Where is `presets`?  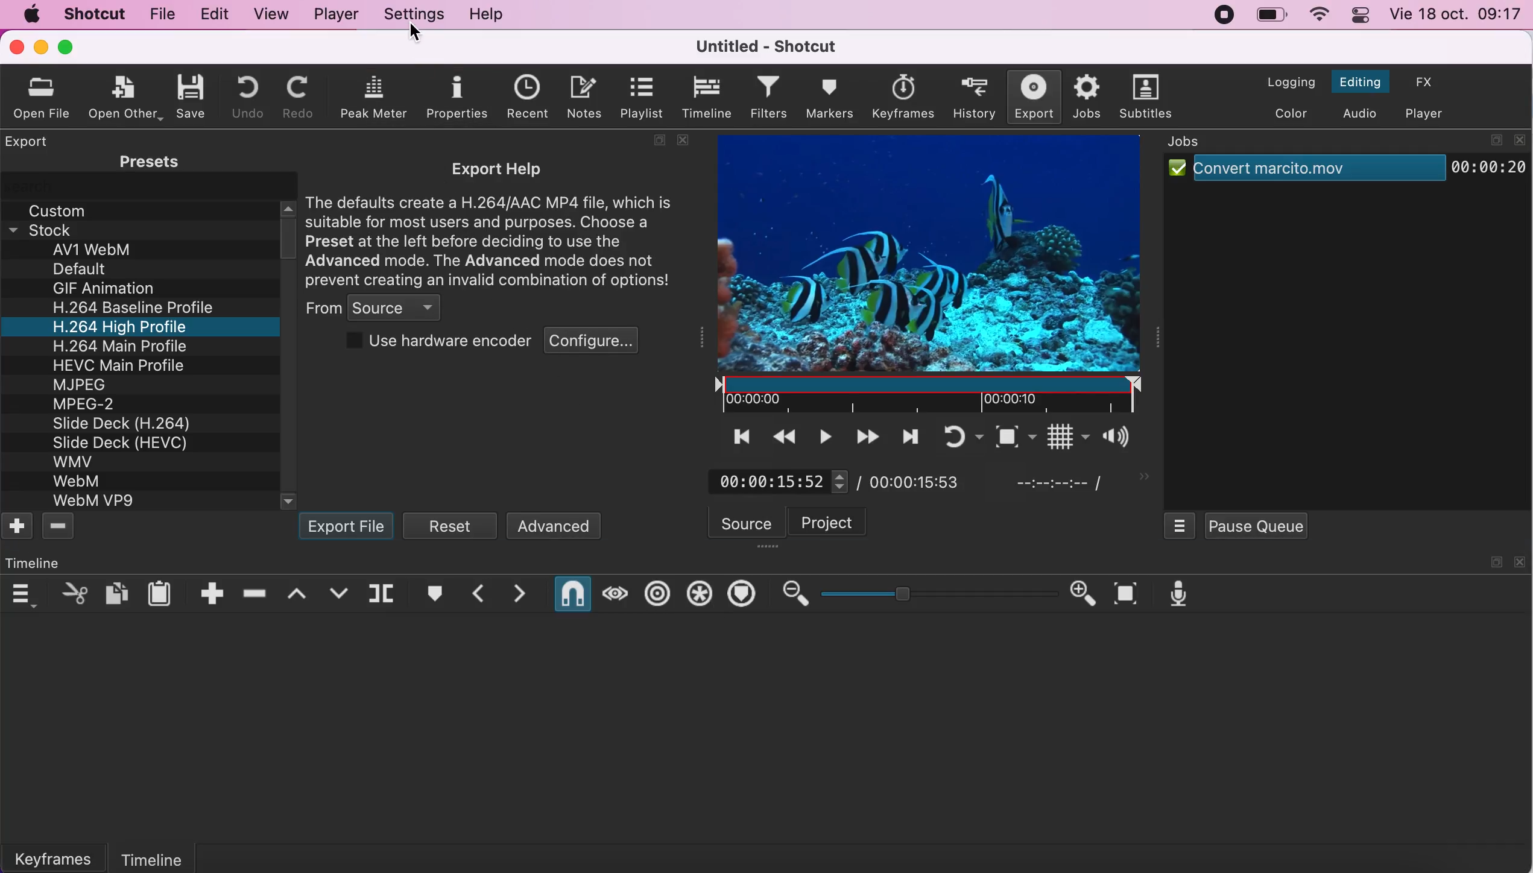
presets is located at coordinates (142, 161).